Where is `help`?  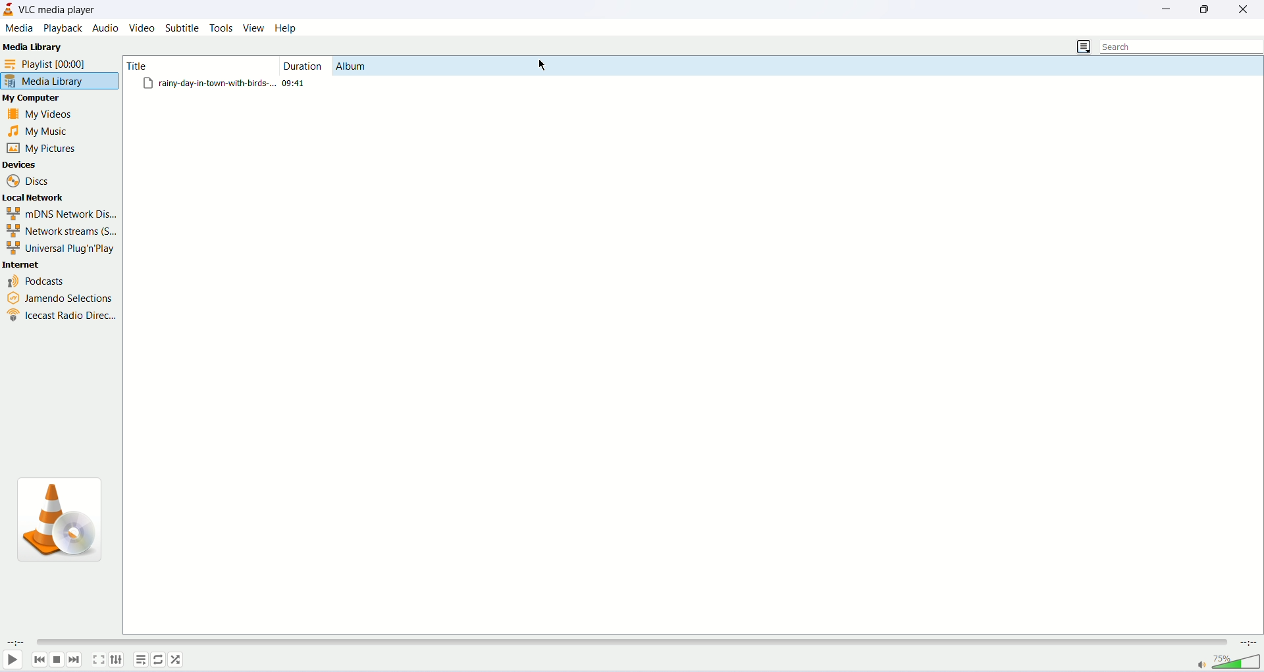 help is located at coordinates (287, 28).